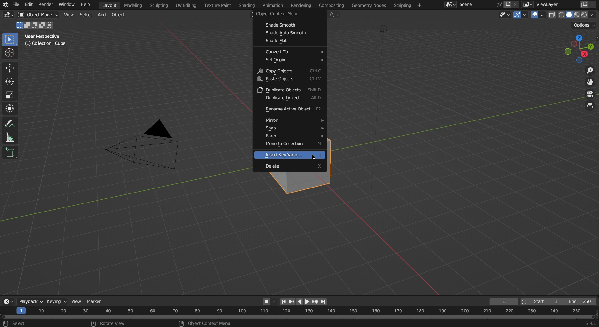  I want to click on Blend logo, so click(5, 5).